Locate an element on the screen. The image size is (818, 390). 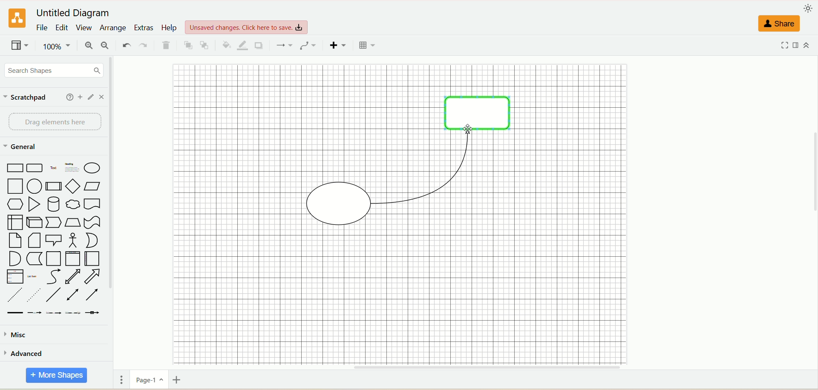
redo is located at coordinates (144, 46).